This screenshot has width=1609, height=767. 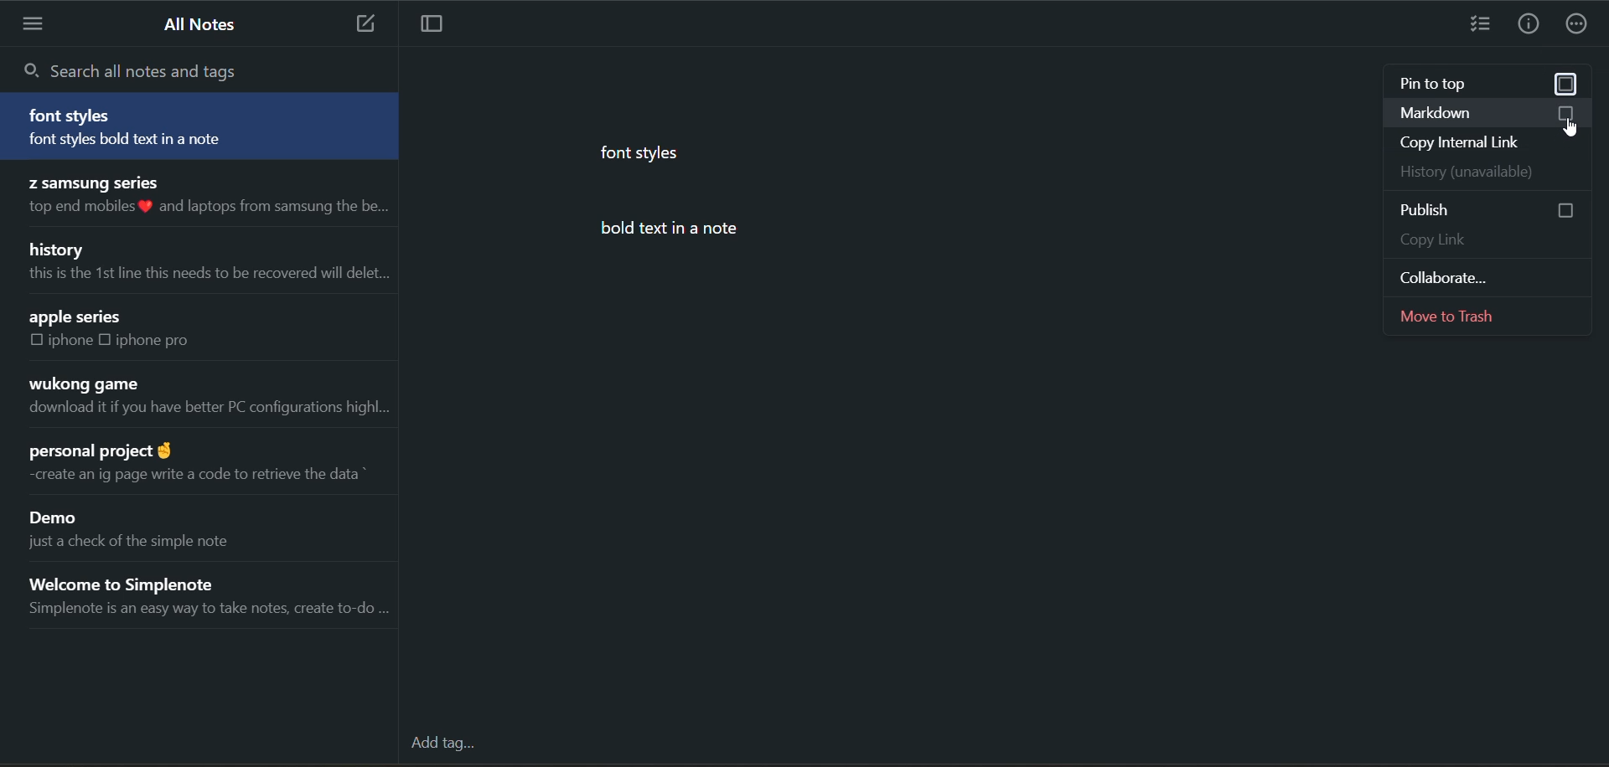 I want to click on ~create an ig page write a code to retrieve the data *, so click(x=193, y=474).